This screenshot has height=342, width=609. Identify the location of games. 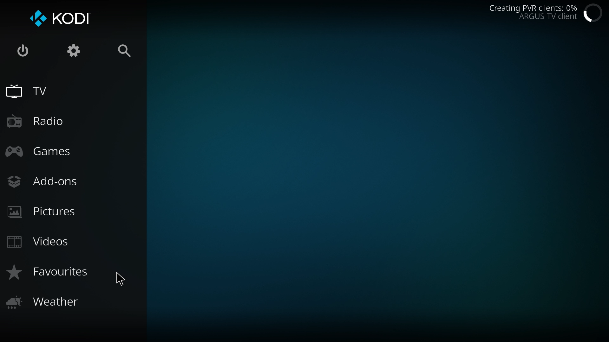
(42, 151).